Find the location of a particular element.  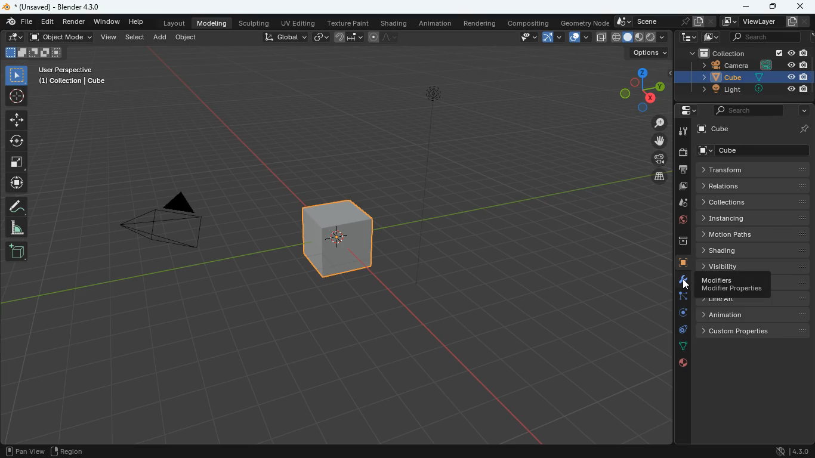

help is located at coordinates (135, 23).